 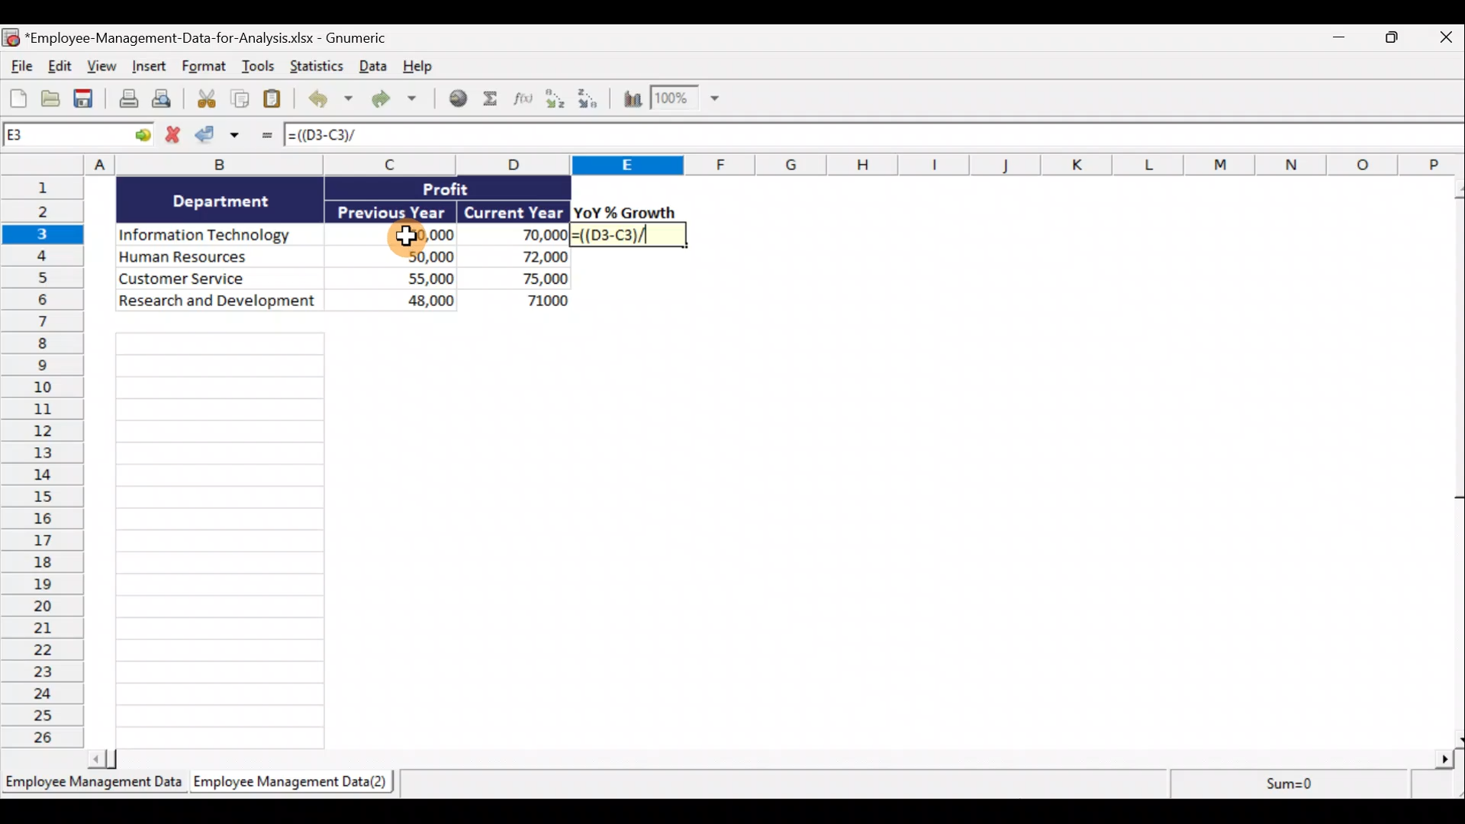 What do you see at coordinates (223, 138) in the screenshot?
I see `Accept change` at bounding box center [223, 138].